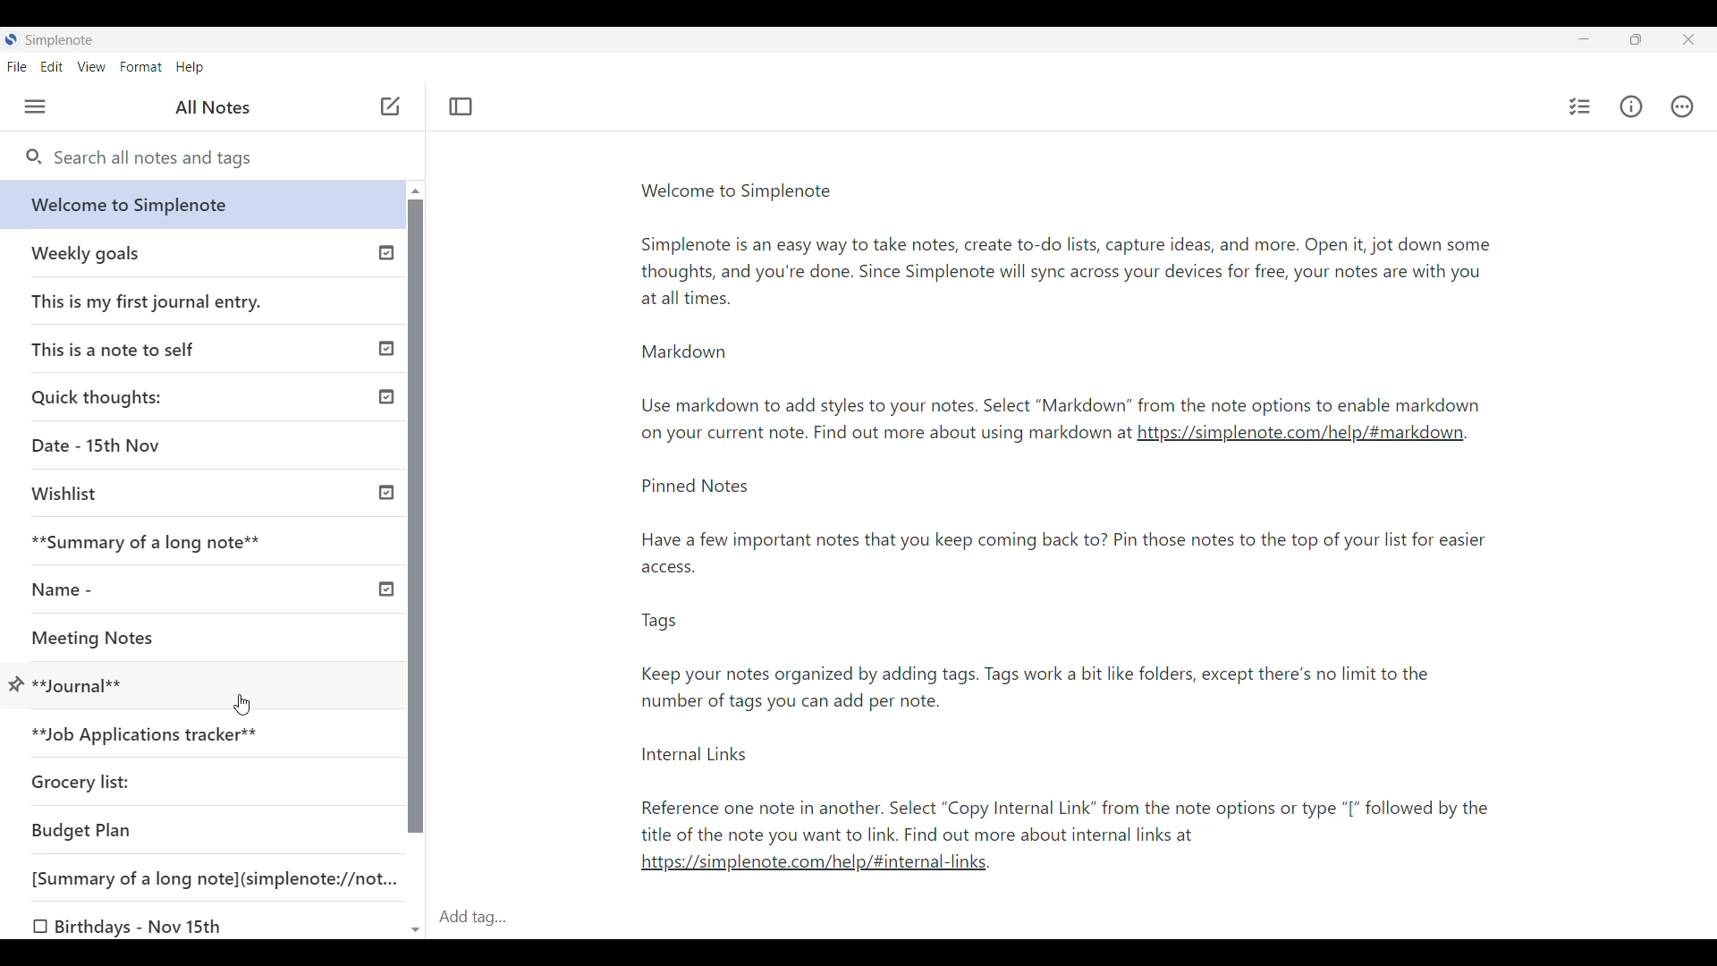 The width and height of the screenshot is (1717, 966). Describe the element at coordinates (72, 494) in the screenshot. I see `Wishlist` at that location.